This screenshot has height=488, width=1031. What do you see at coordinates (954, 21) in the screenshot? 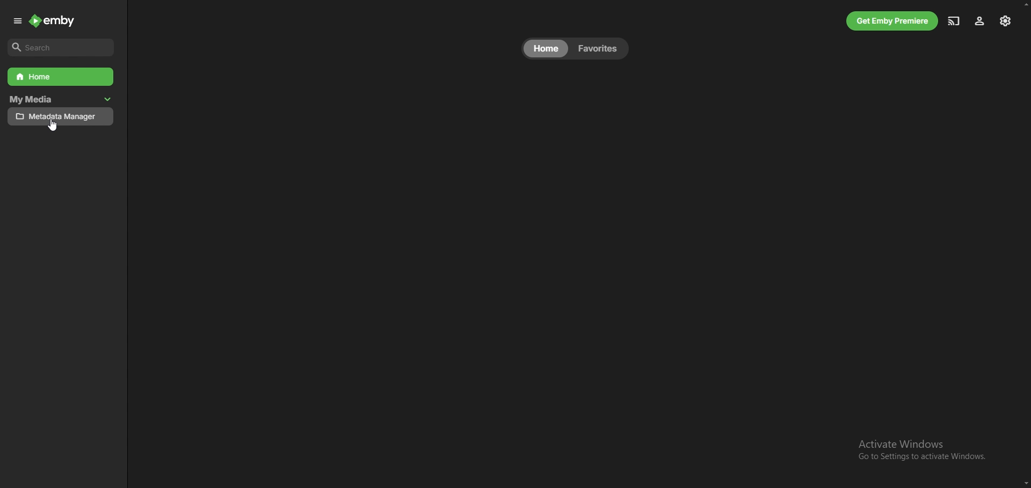
I see `cast` at bounding box center [954, 21].